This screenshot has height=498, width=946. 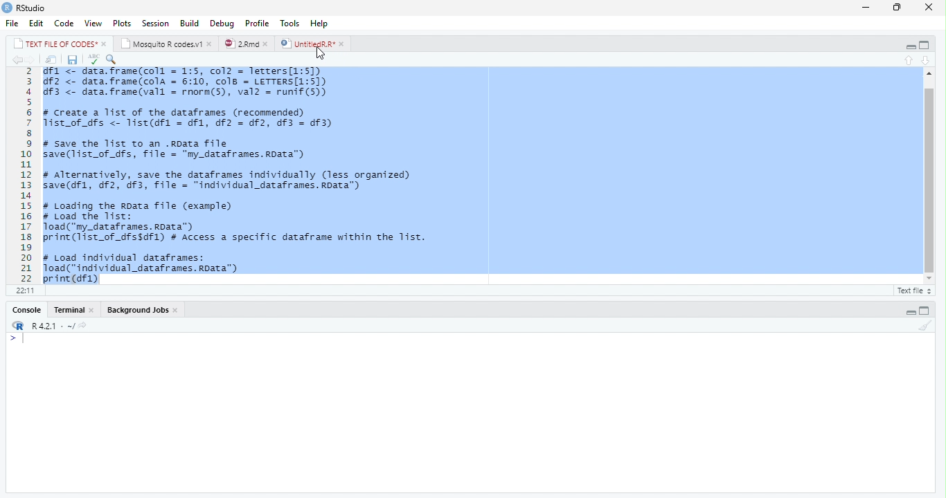 I want to click on dfl <- data.frame(coll = 1:5, col2 = Jetters[1:5])

4f2 <- data.frame(cola = 6:10, cols = LETTERS[1:5])

d4f3 <- data.frame(vall = rnorn(s), val2 = runif(5))

# create a 1ist of the dataframes (recommended)

list_of_dfs <- 1ist(dfl = dfi, df2 = df2, df3 = df3)

# save the list to an .Roata file

save(list_of dfs, file = "my_dataframes.rData")

# Alternatively, save the datafranes individually (less organized)
save(df1, df2, df3, file = "individual_dataframes.RData")

# Loading the roata file (example)

# Load the list:

Toad("my_dataframes. roata")

print(115t_of_dfssdf1) # Access a specific dataframe within the list.
# Load individual dataframes:

Toad("individual_datafranes. Roata")

print(df1)|, so click(x=246, y=175).